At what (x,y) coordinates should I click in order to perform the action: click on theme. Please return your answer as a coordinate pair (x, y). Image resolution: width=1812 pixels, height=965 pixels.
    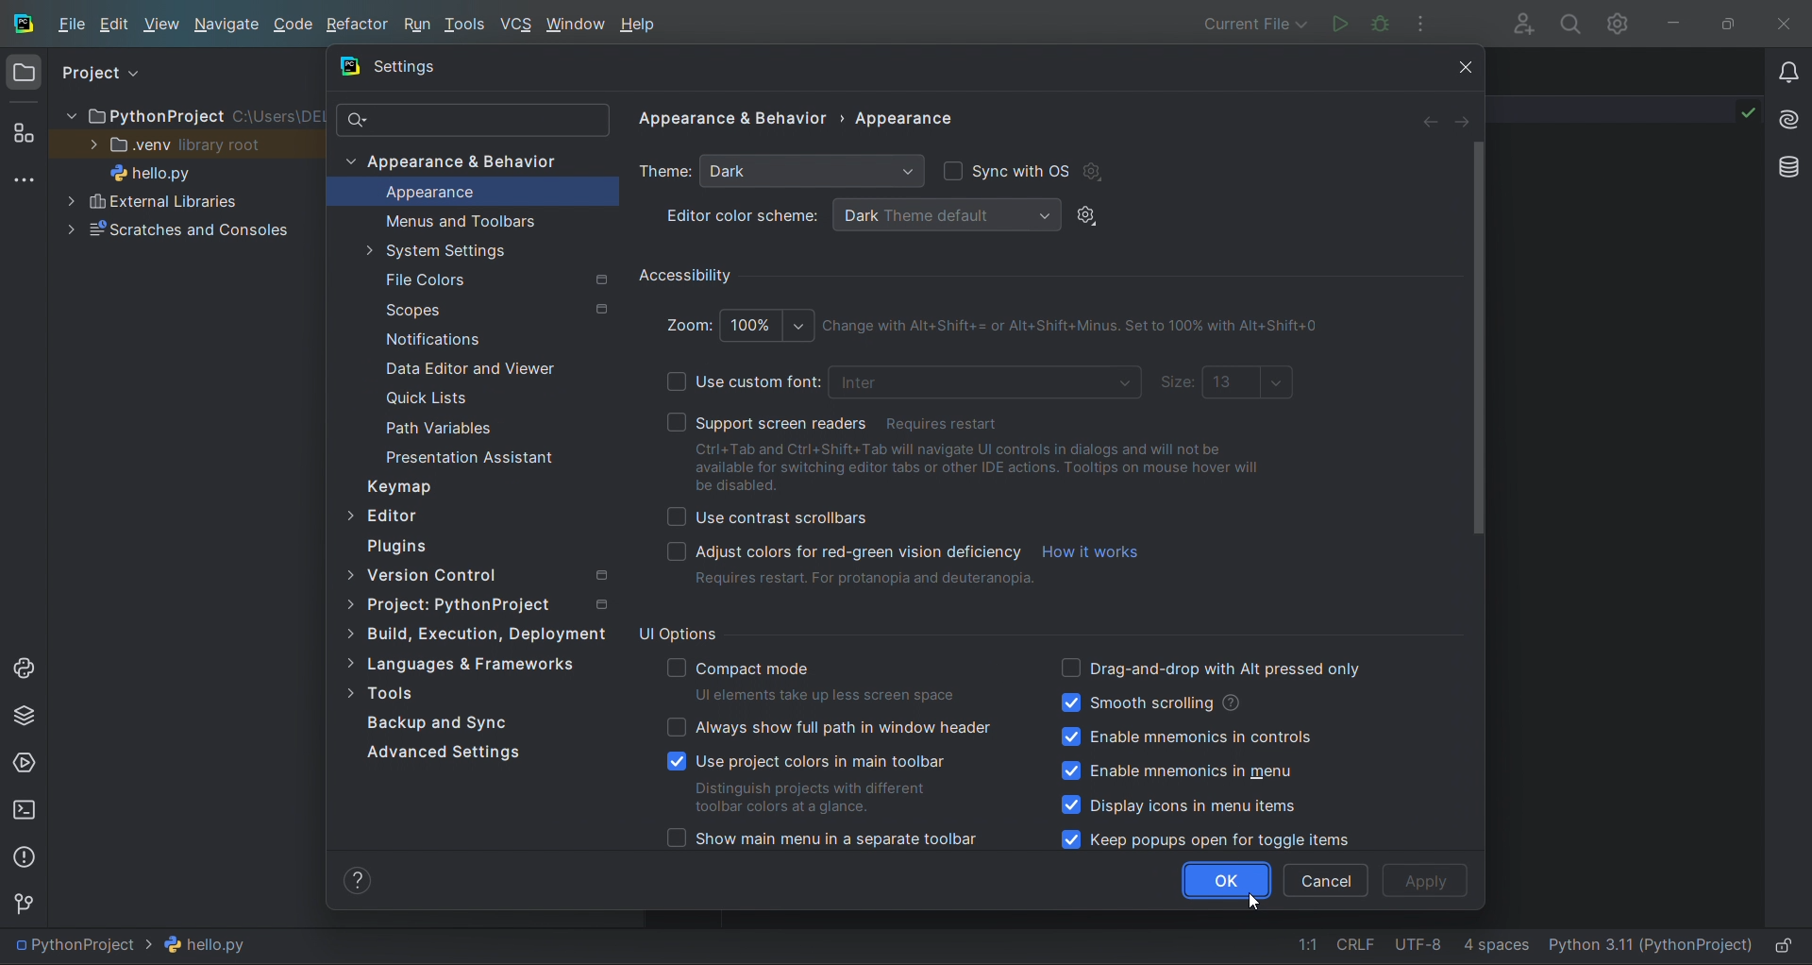
    Looking at the image, I should click on (663, 169).